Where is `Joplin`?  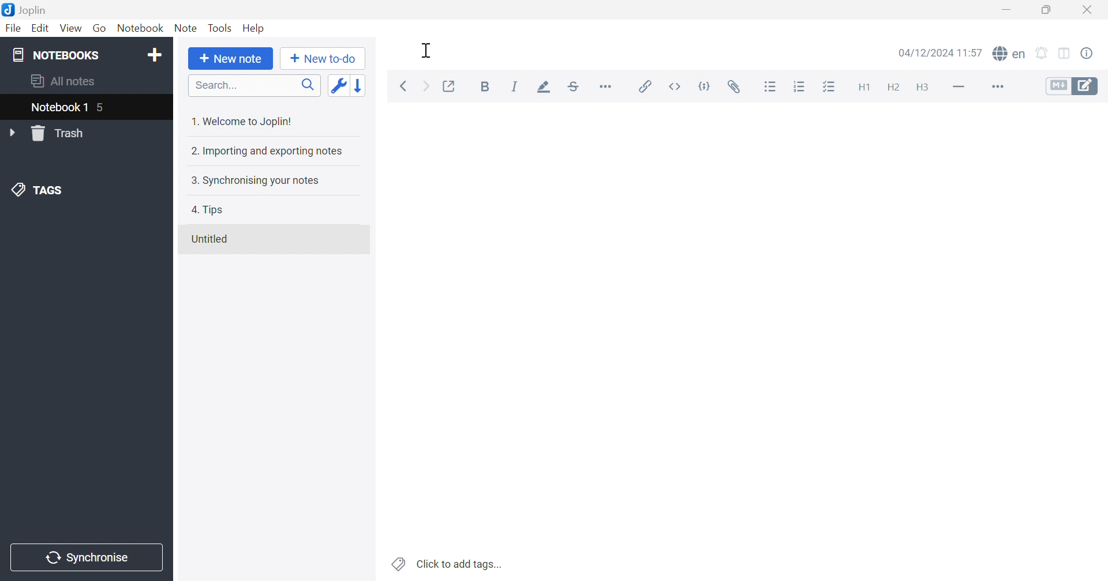
Joplin is located at coordinates (26, 10).